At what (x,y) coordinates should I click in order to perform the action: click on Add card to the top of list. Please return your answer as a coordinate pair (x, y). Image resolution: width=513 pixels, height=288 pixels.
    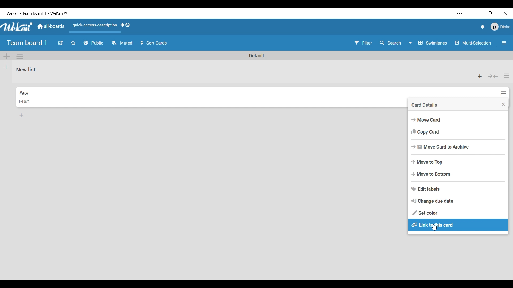
    Looking at the image, I should click on (480, 76).